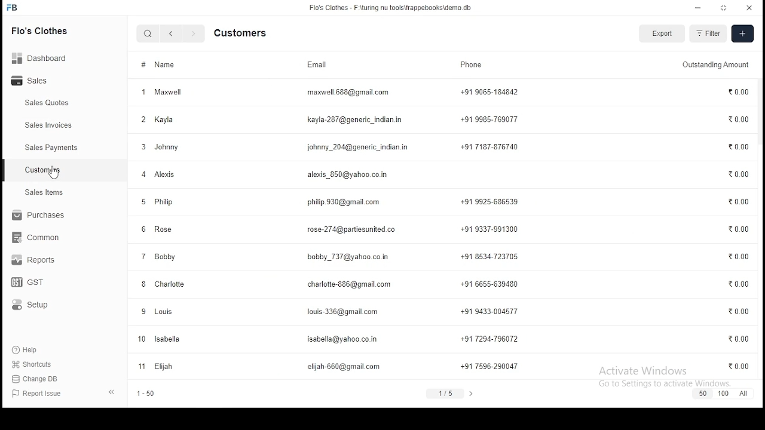 The image size is (765, 430). I want to click on search, so click(146, 33).